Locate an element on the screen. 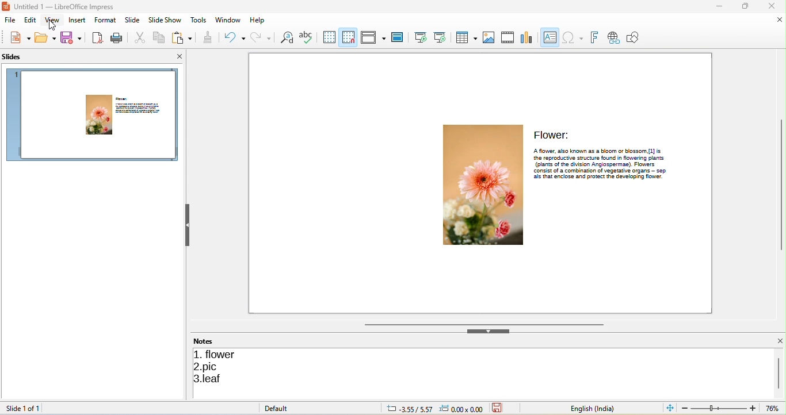  current zoom is located at coordinates (775, 408).